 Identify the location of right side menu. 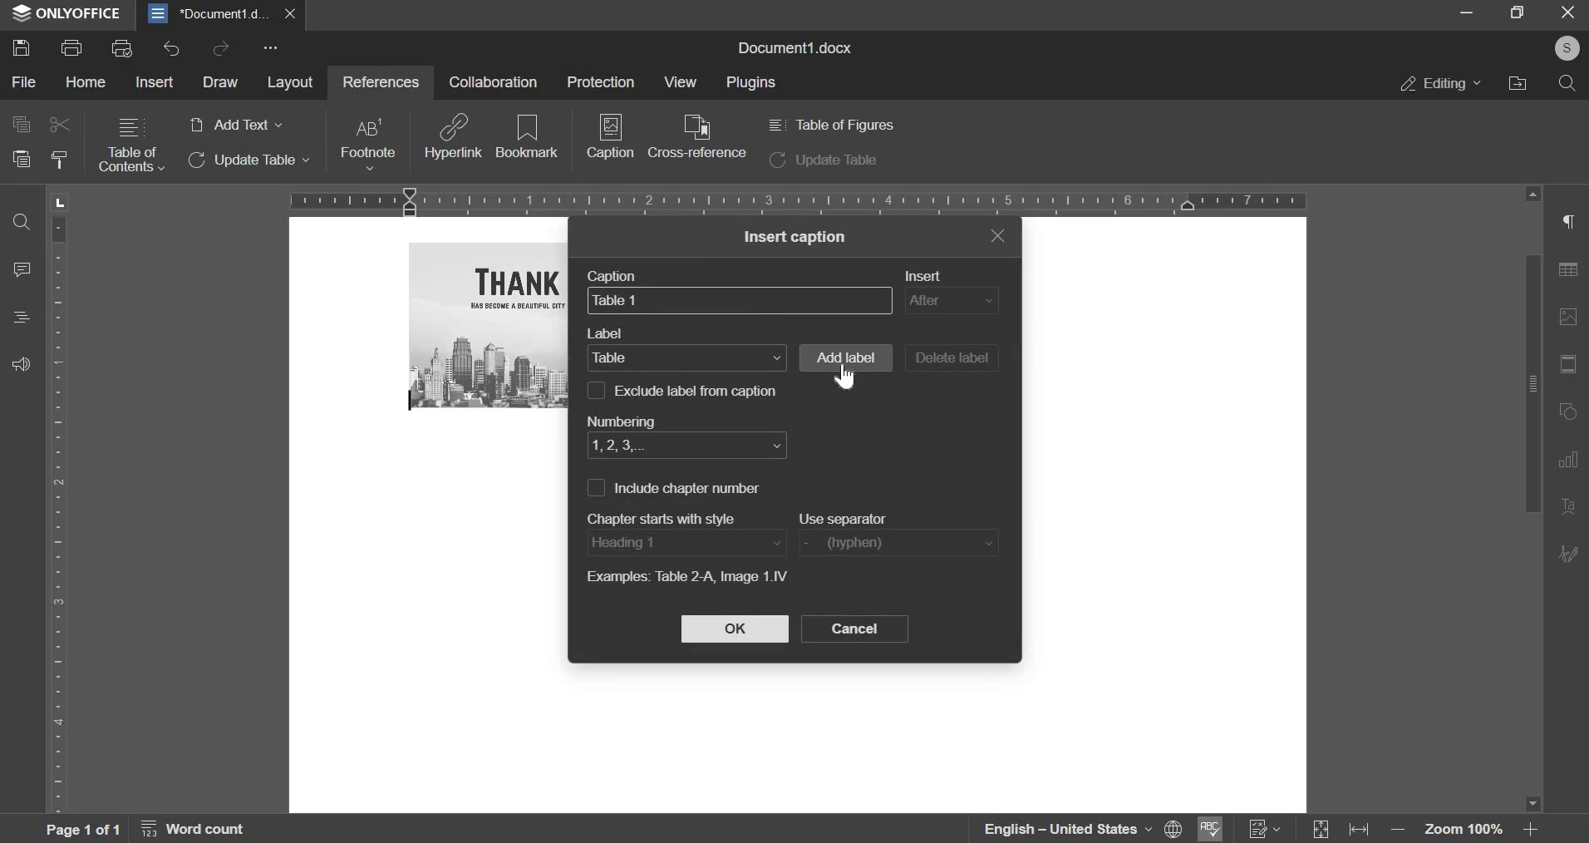
(1571, 224).